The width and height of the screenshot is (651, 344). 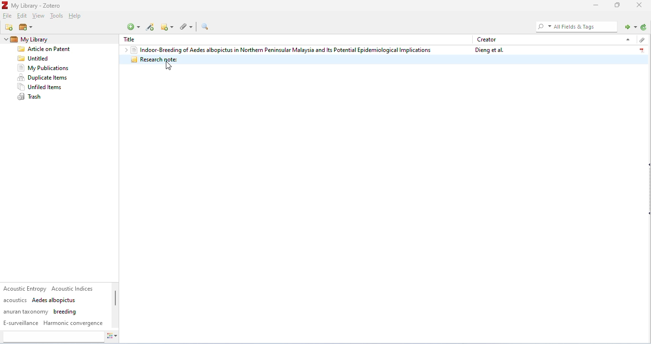 I want to click on view, so click(x=39, y=16).